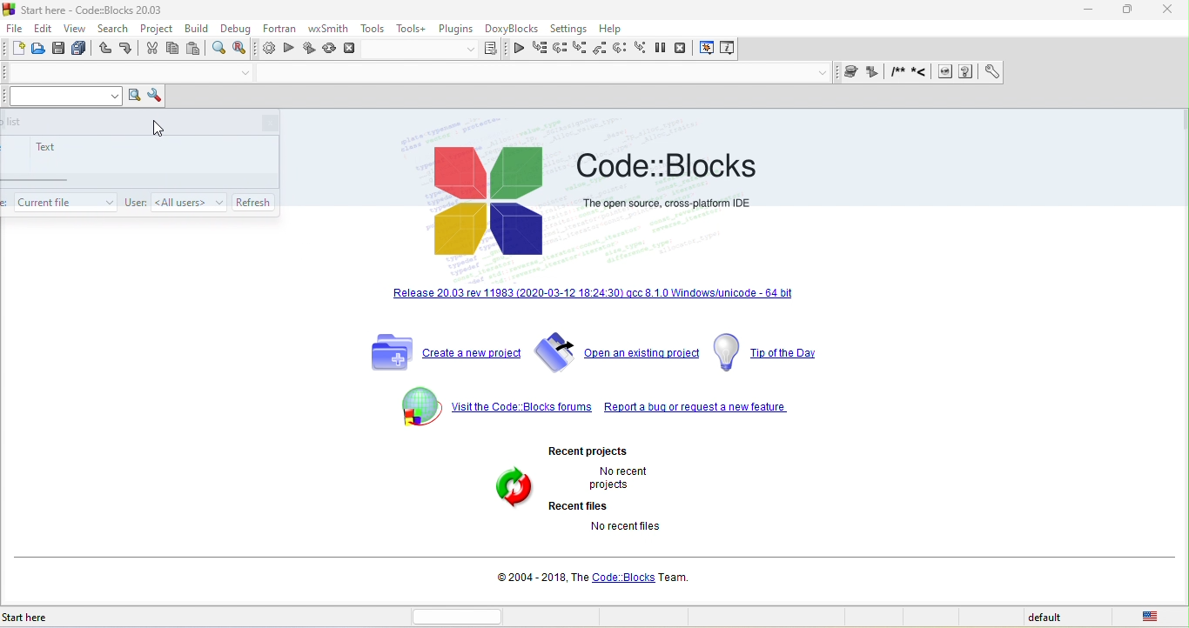  I want to click on run chm, so click(968, 72).